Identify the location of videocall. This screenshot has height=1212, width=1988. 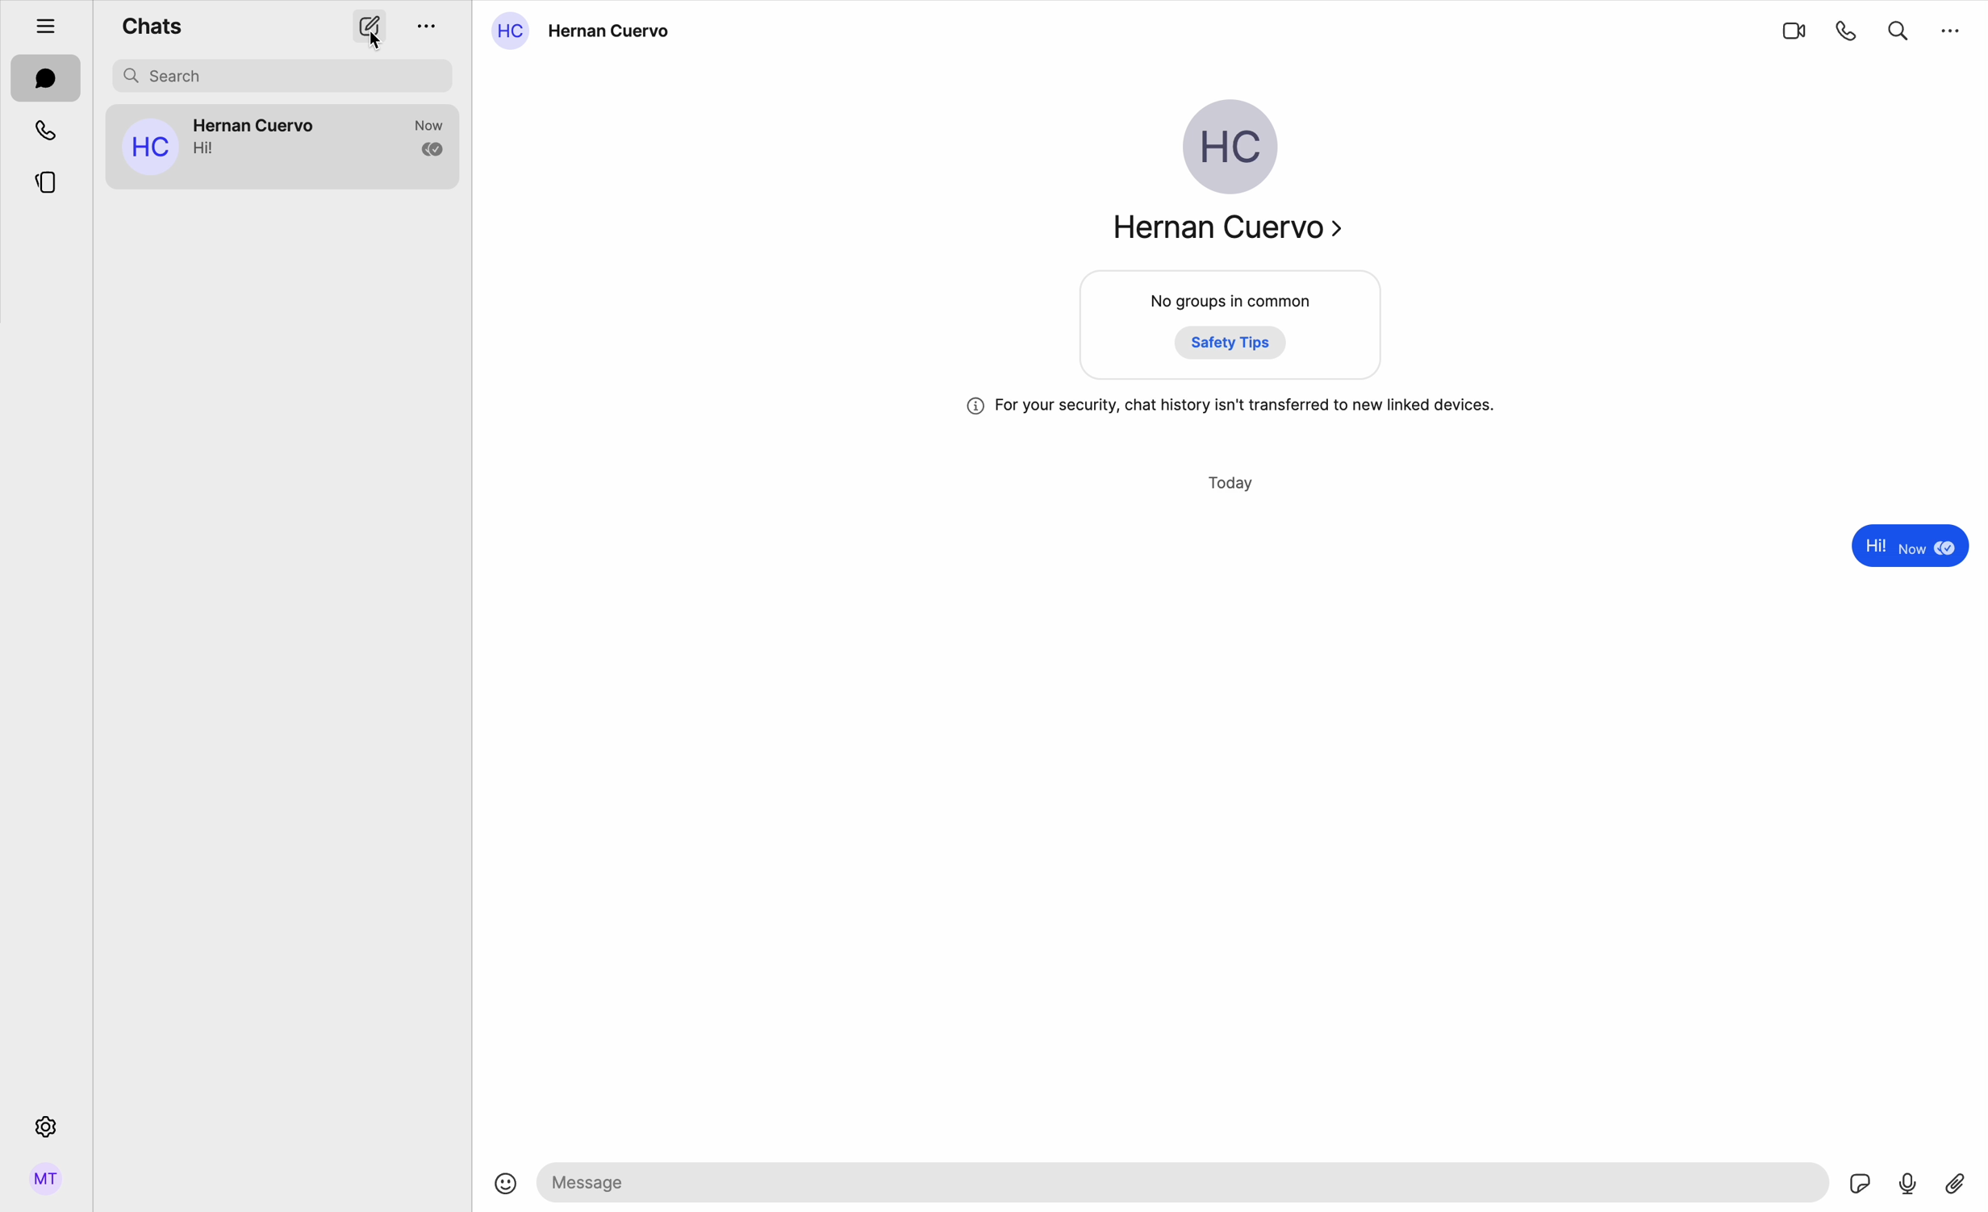
(1793, 30).